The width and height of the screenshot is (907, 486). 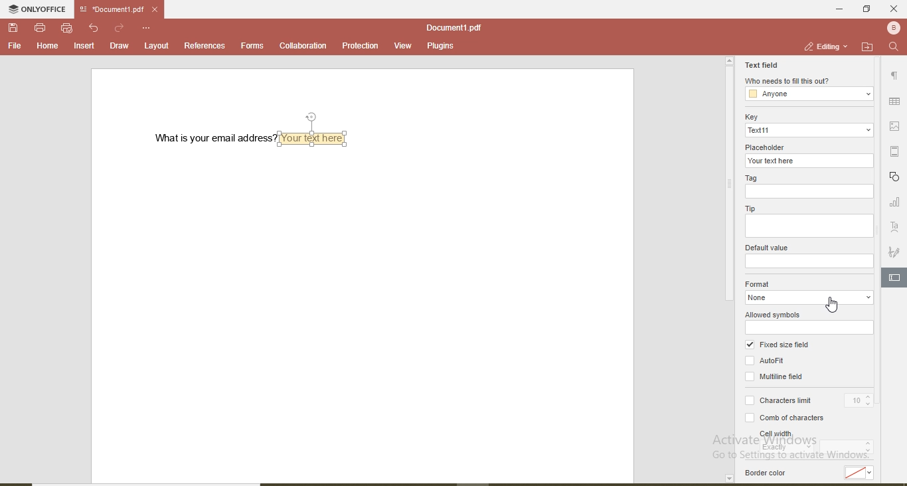 What do you see at coordinates (45, 46) in the screenshot?
I see `home` at bounding box center [45, 46].